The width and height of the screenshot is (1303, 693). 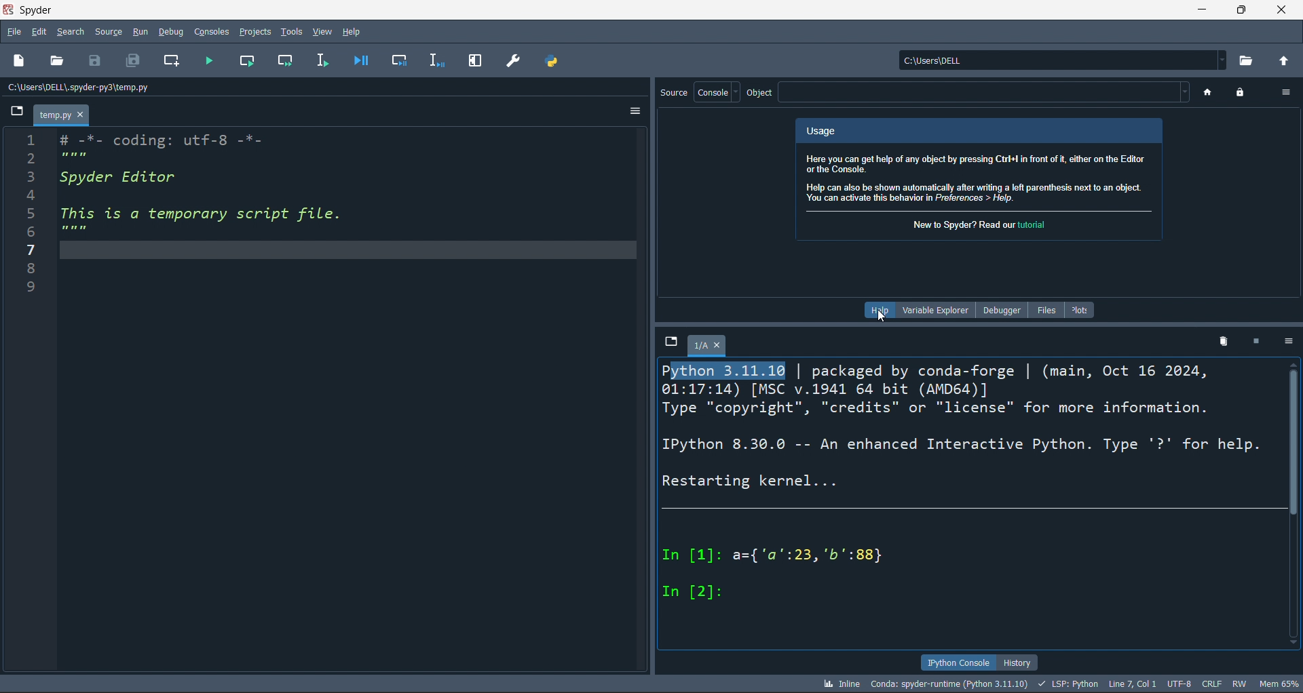 What do you see at coordinates (1257, 344) in the screenshot?
I see `stop kernel` at bounding box center [1257, 344].